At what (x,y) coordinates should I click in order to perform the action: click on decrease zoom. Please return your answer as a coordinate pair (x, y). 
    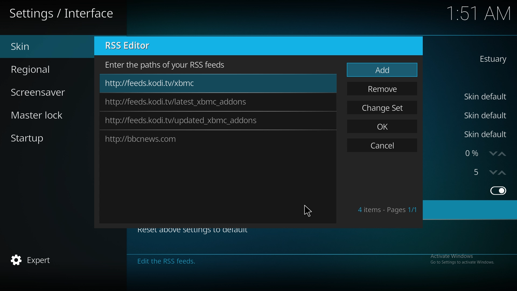
    Looking at the image, I should click on (491, 172).